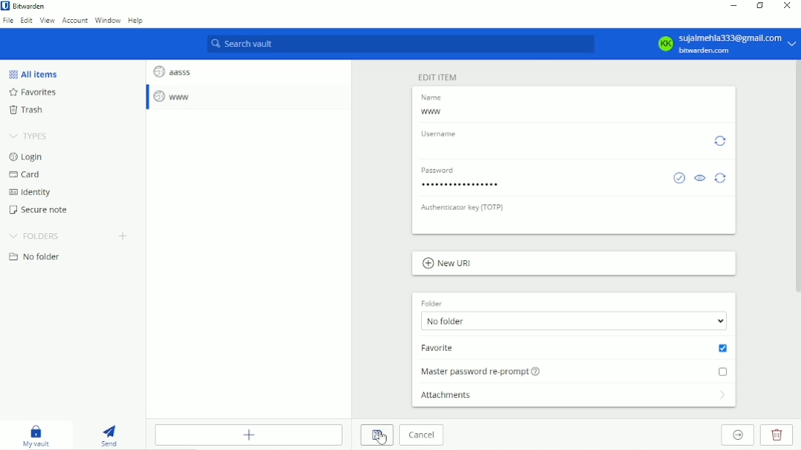 The image size is (801, 450). What do you see at coordinates (36, 93) in the screenshot?
I see `Favorites` at bounding box center [36, 93].